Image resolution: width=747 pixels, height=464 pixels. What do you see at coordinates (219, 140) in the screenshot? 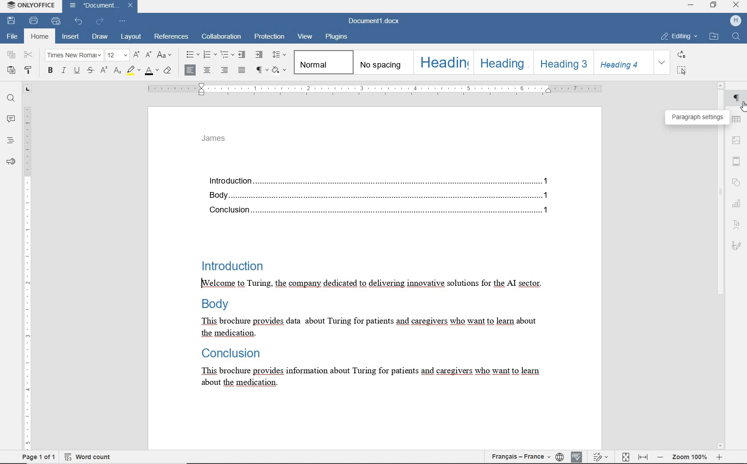
I see `James` at bounding box center [219, 140].